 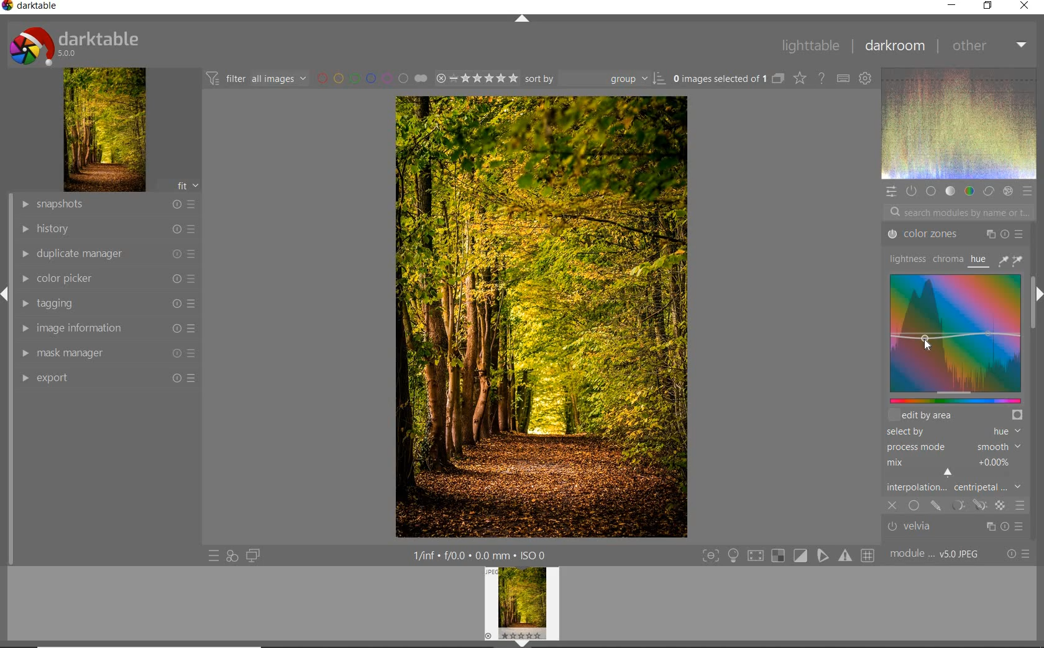 What do you see at coordinates (787, 556) in the screenshot?
I see `TOGGLE MODES` at bounding box center [787, 556].